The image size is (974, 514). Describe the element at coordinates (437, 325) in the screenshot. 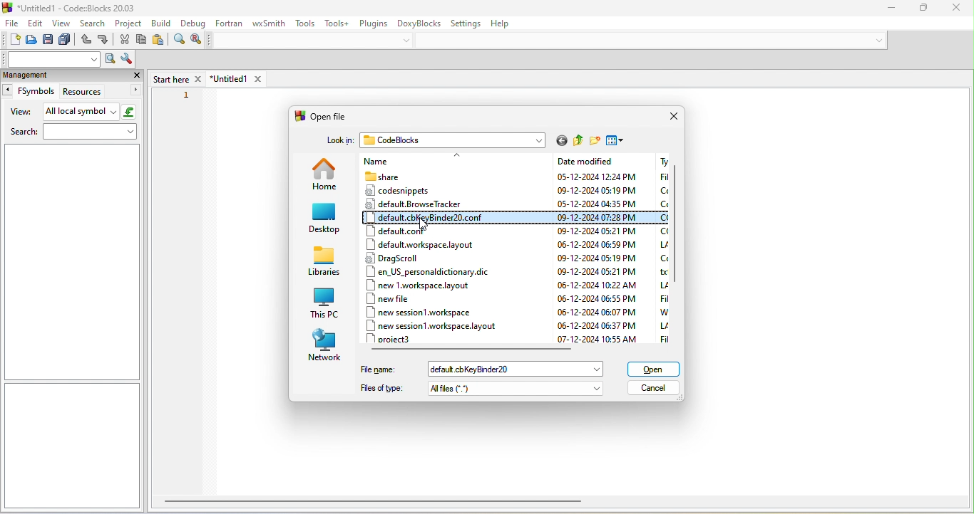

I see `new session workspace layout` at that location.